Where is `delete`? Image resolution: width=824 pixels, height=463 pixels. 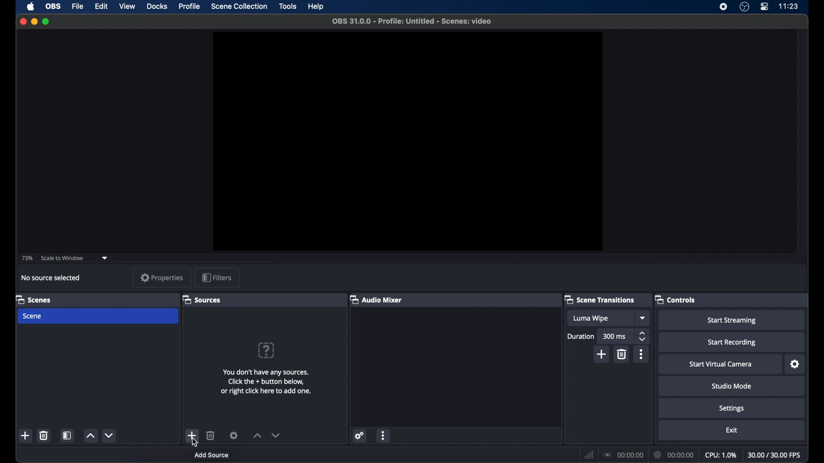
delete is located at coordinates (211, 435).